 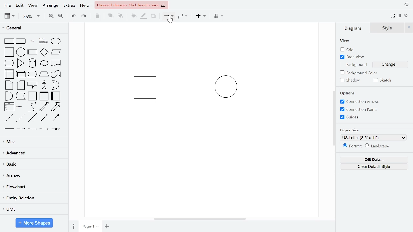 I want to click on fill color, so click(x=134, y=16).